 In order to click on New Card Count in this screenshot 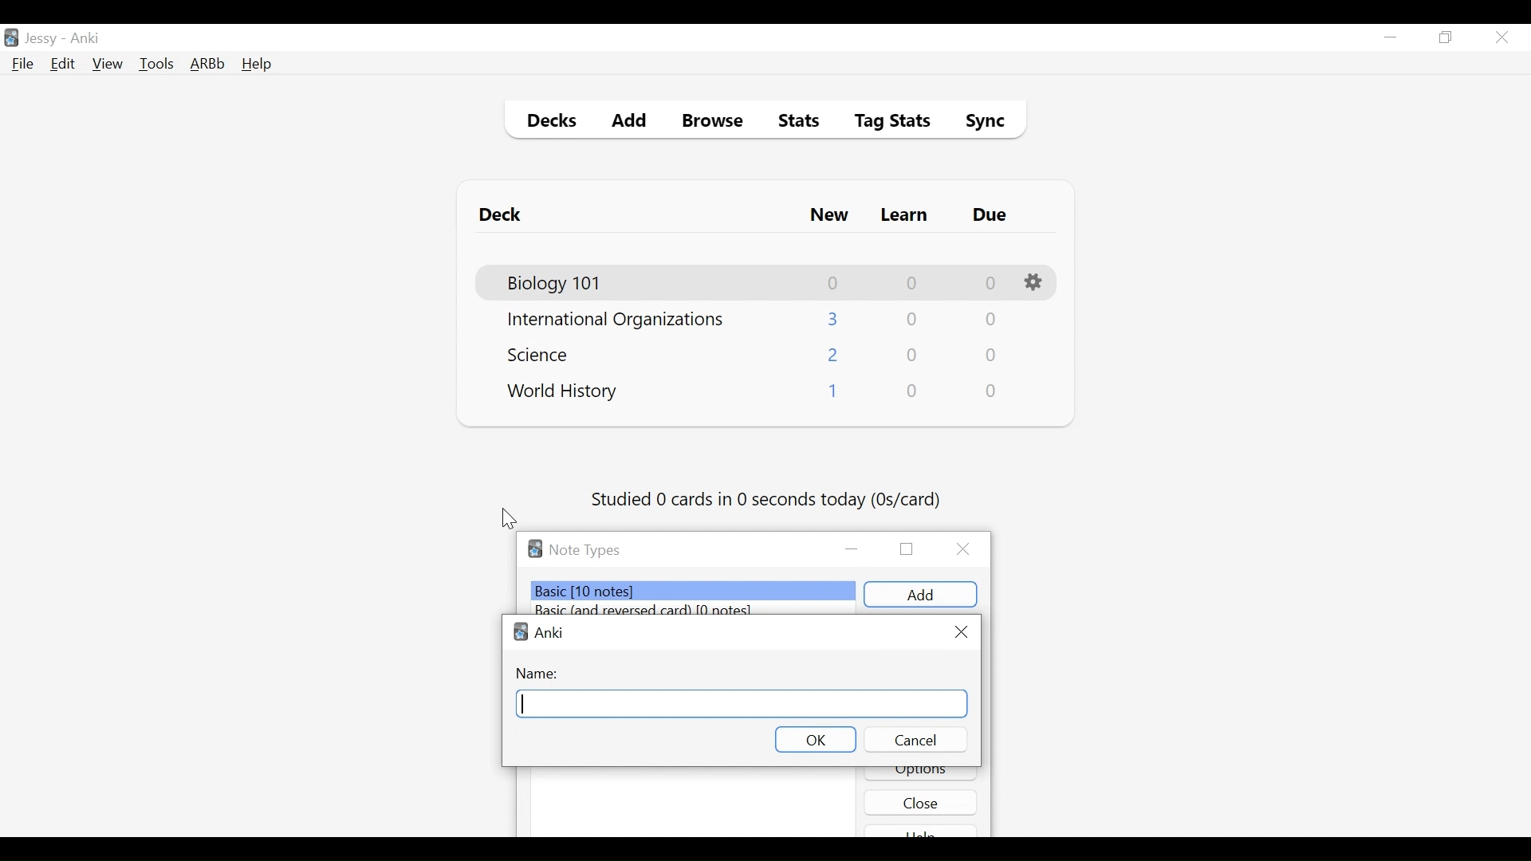, I will do `click(832, 394)`.